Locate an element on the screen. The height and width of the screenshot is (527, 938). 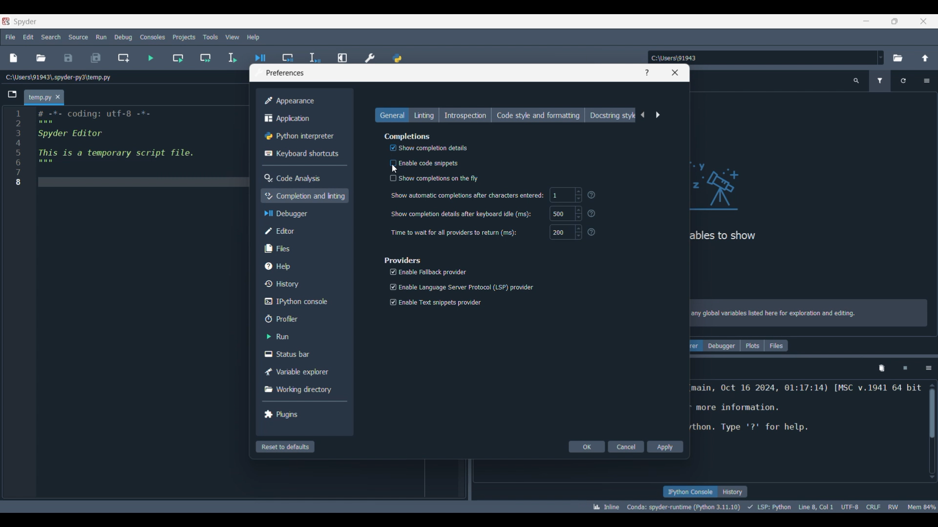
Remove variables from namespace is located at coordinates (882, 368).